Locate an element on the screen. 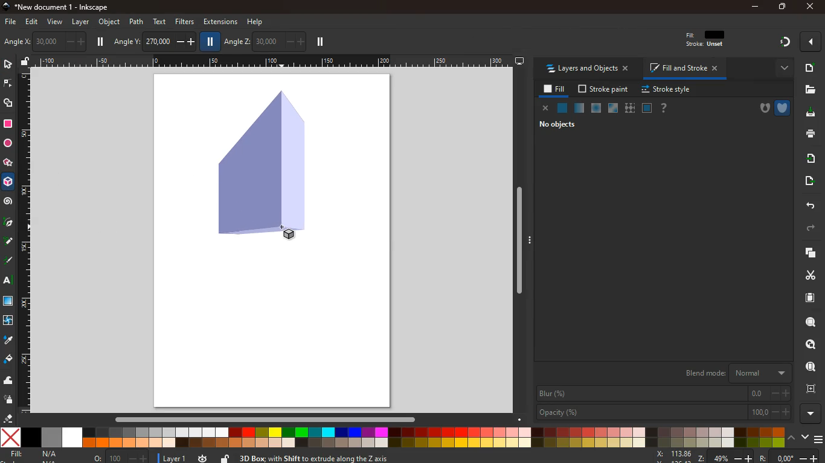  pause is located at coordinates (101, 42).